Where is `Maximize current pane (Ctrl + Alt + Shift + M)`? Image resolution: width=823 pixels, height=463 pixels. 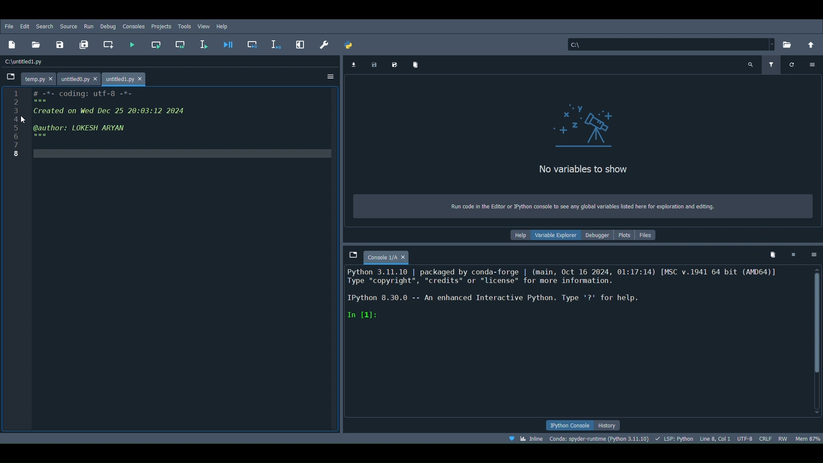 Maximize current pane (Ctrl + Alt + Shift + M) is located at coordinates (301, 42).